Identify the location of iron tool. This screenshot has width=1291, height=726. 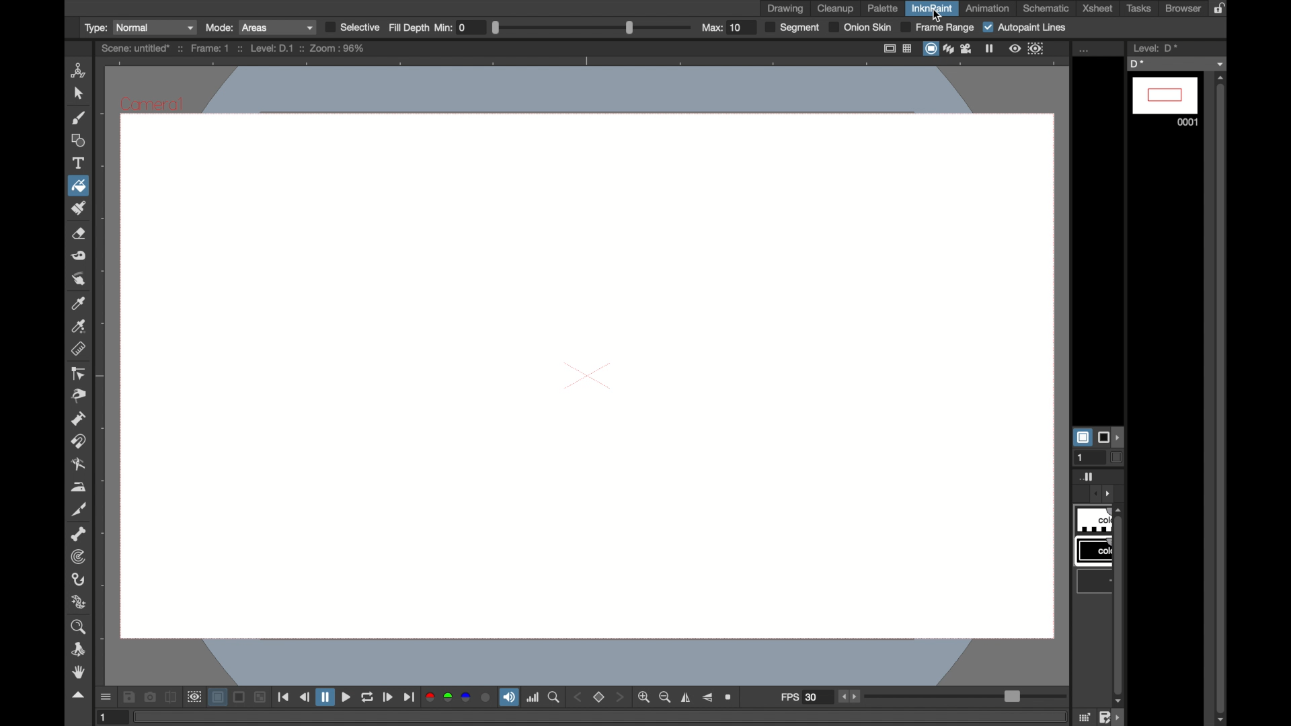
(80, 487).